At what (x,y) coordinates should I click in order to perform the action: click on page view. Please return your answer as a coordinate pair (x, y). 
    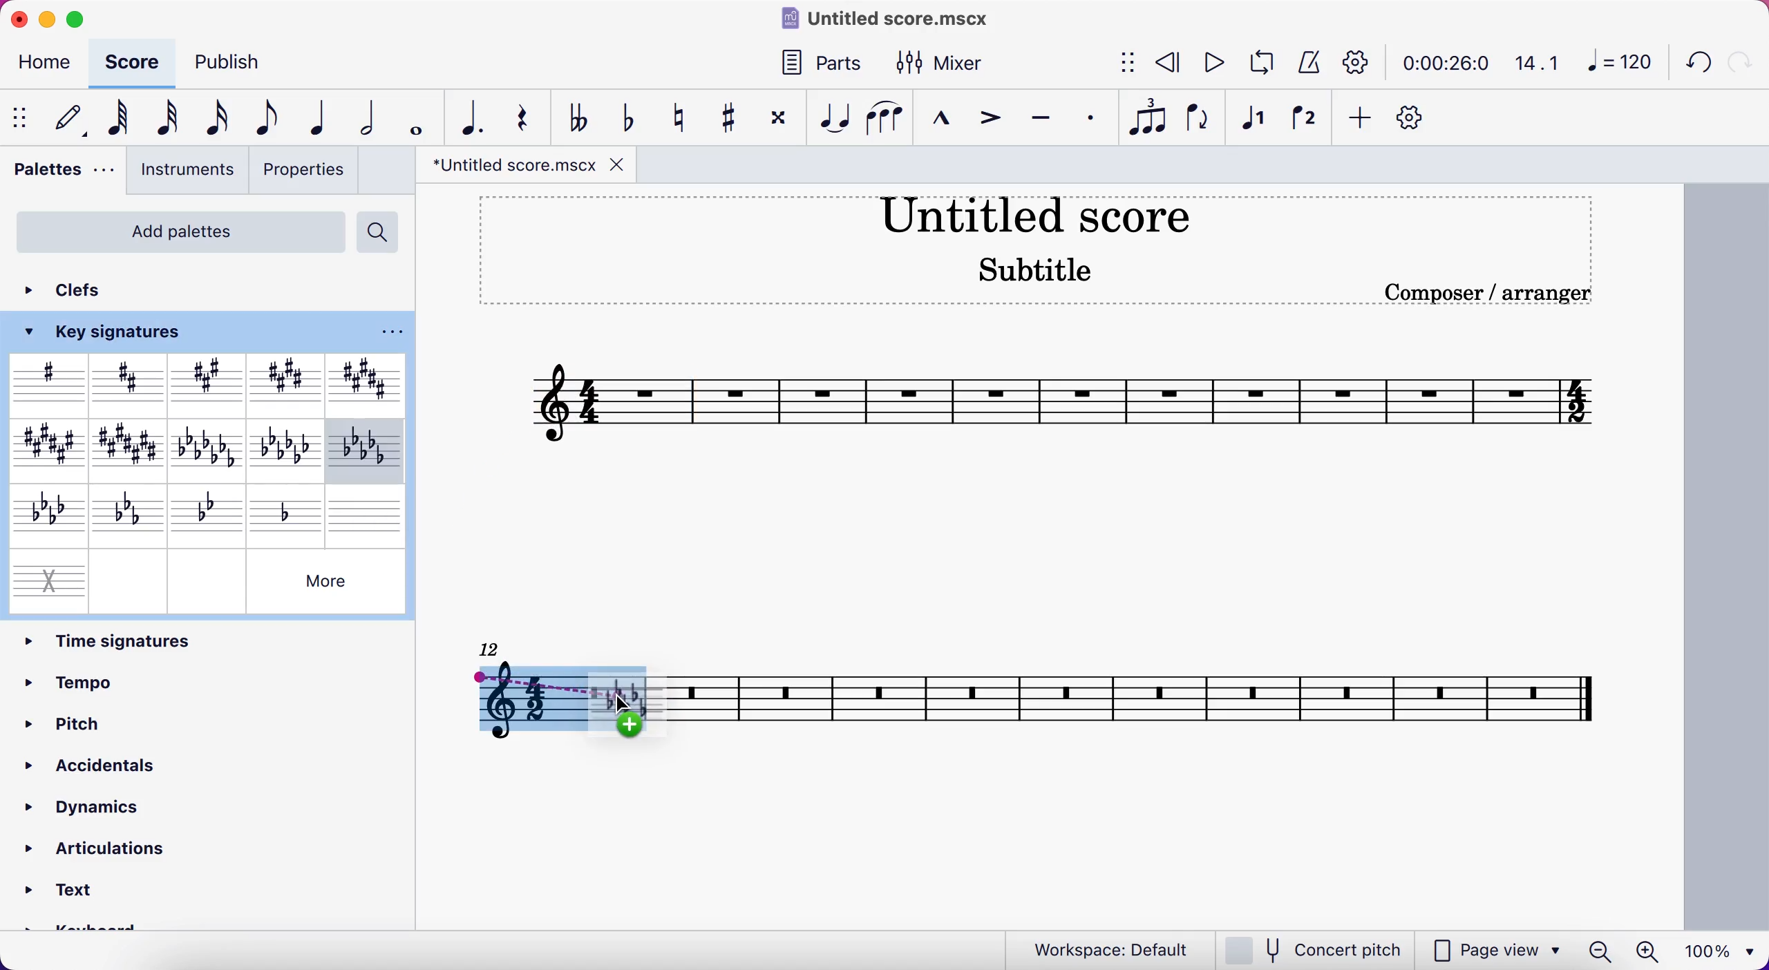
    Looking at the image, I should click on (1495, 949).